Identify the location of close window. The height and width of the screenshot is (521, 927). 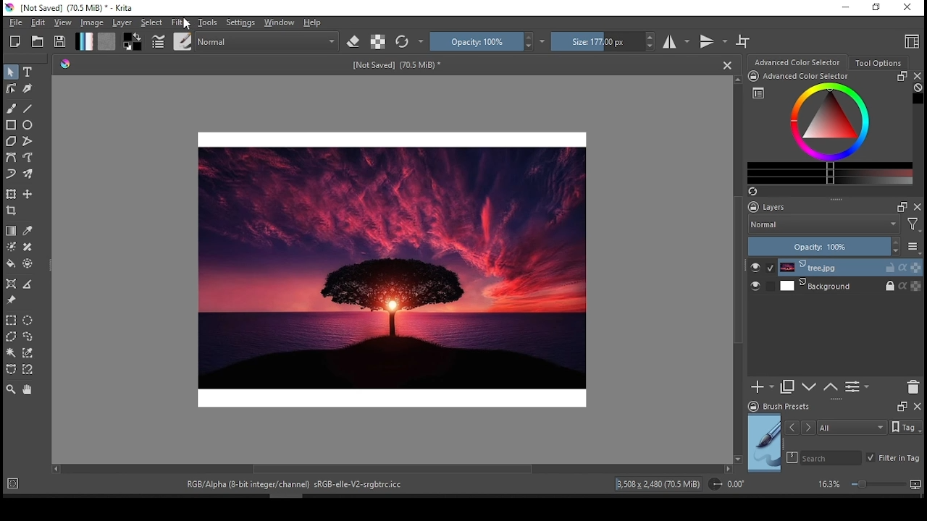
(906, 9).